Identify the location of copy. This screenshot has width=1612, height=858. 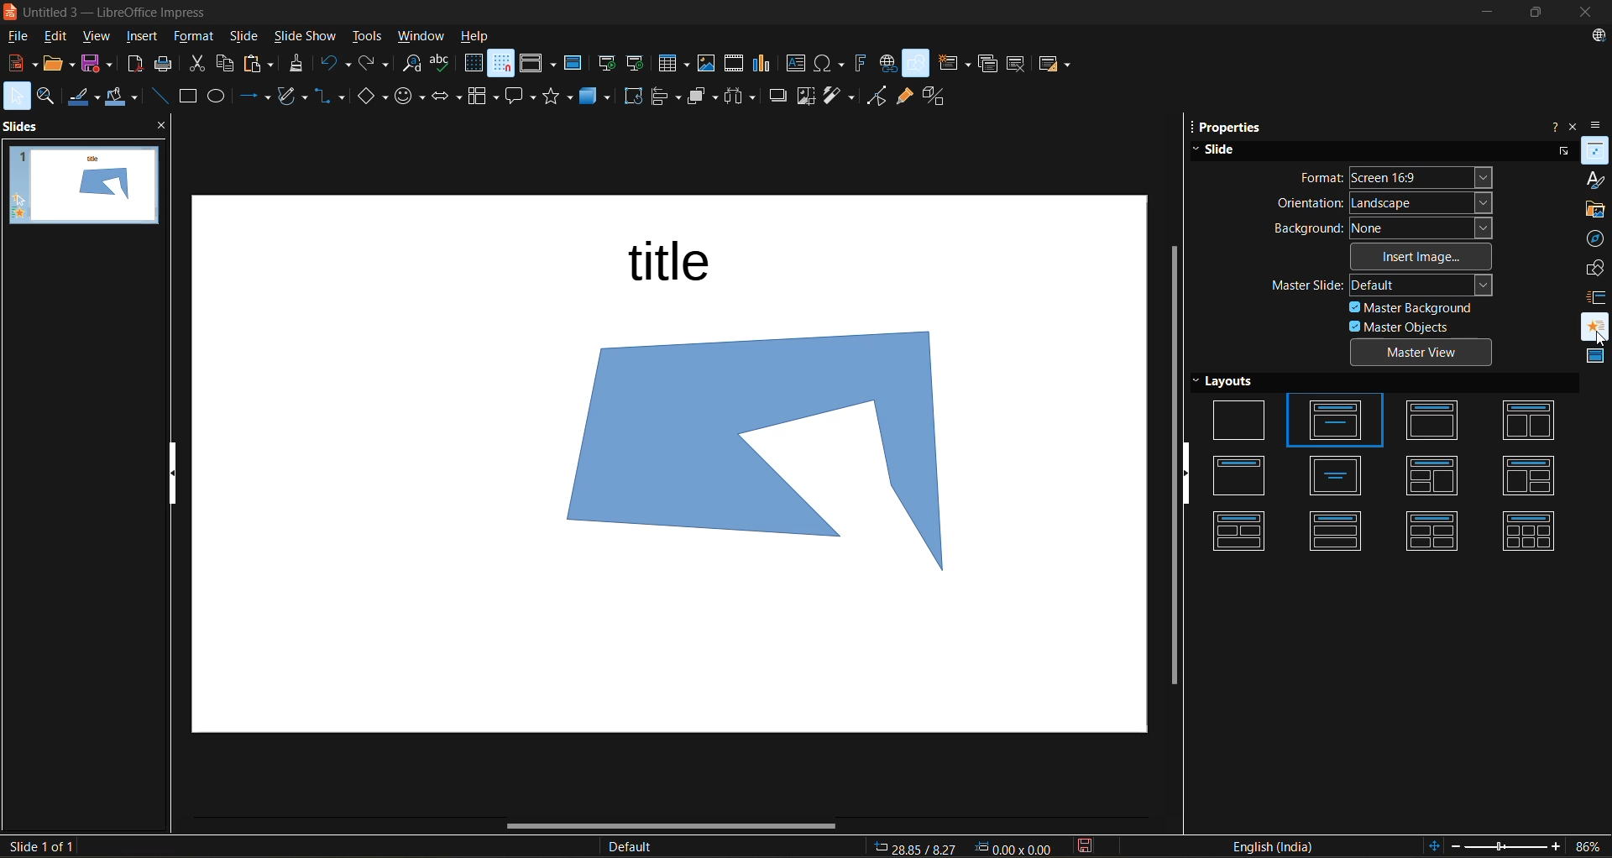
(228, 65).